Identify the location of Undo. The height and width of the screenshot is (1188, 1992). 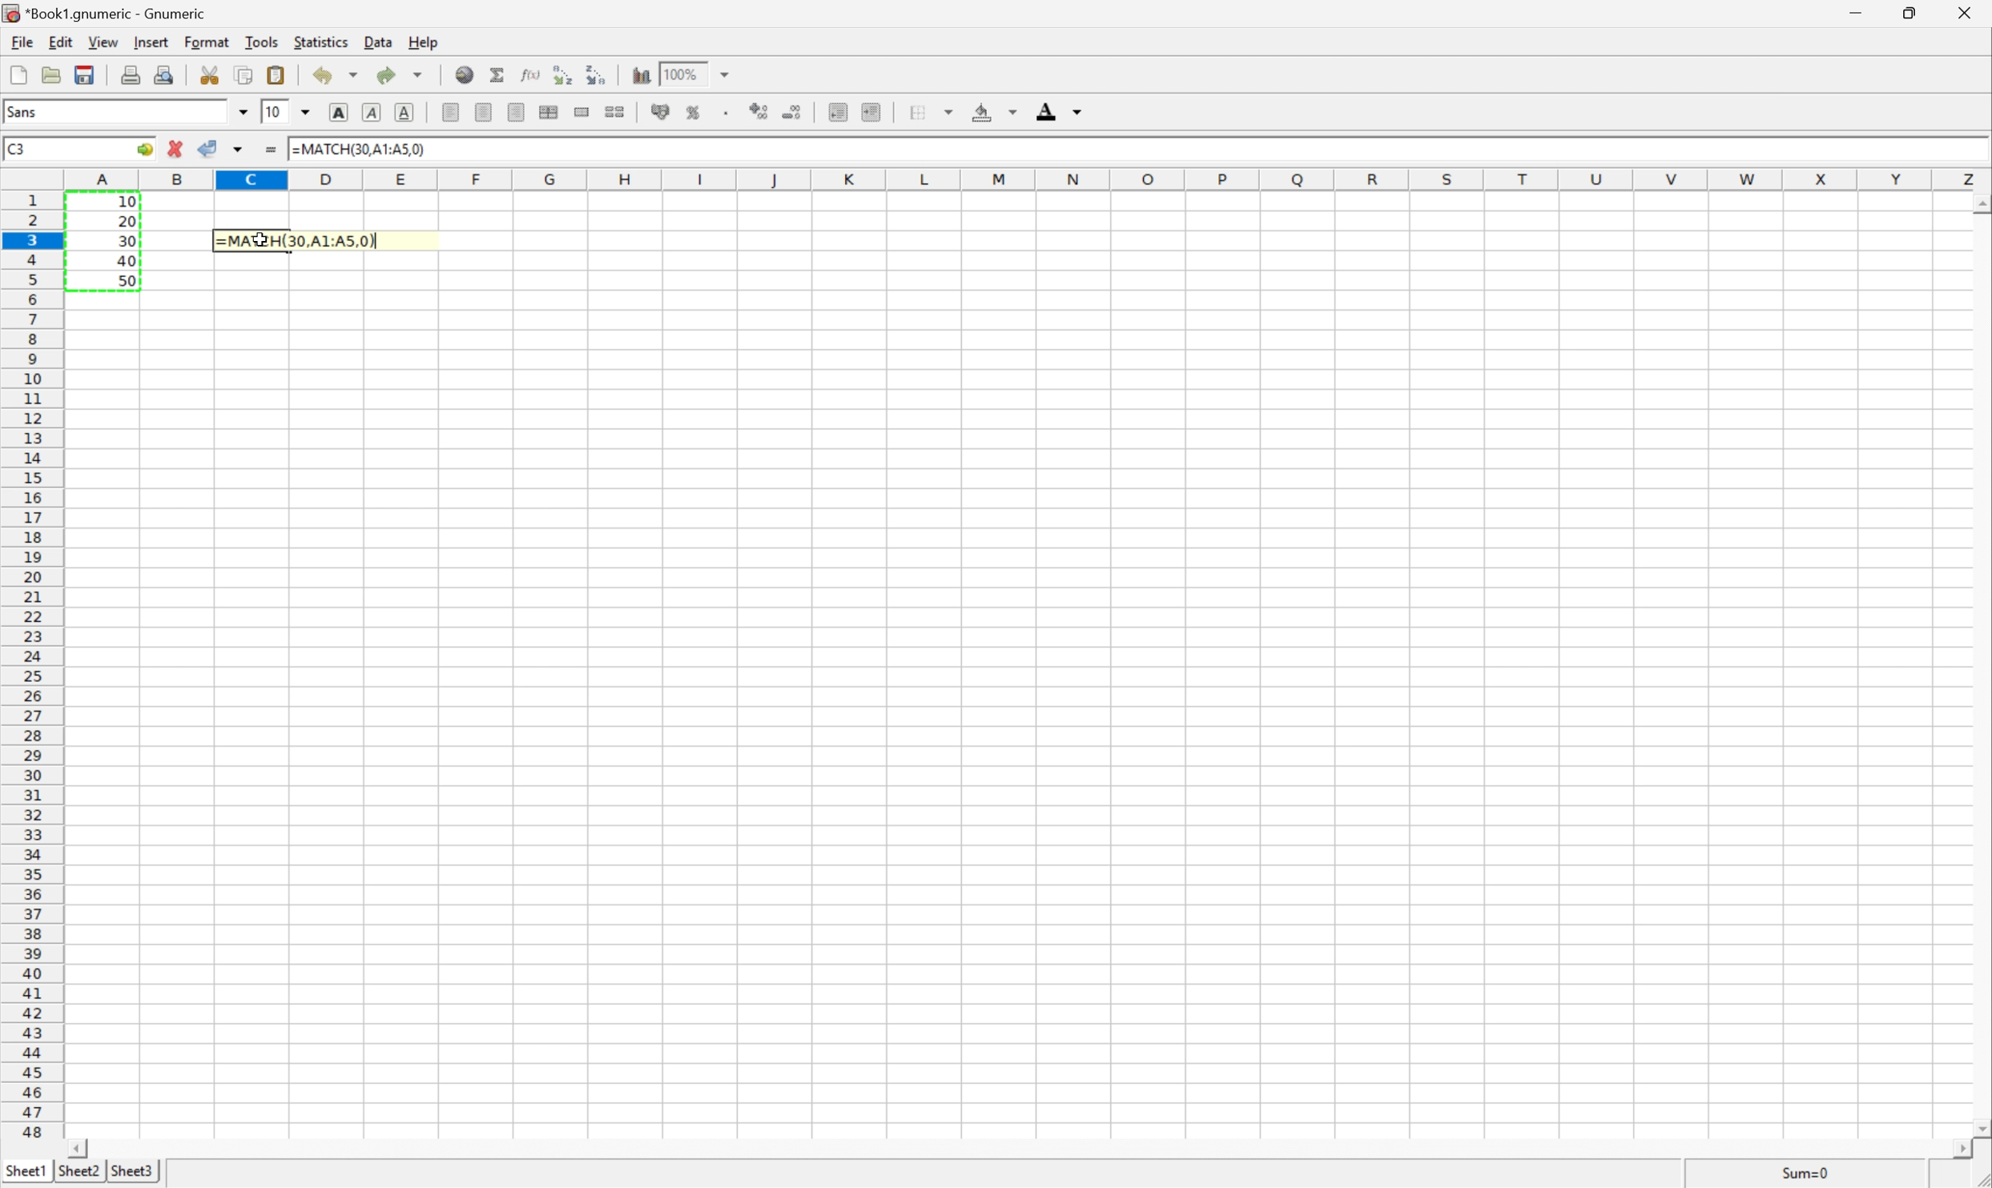
(320, 76).